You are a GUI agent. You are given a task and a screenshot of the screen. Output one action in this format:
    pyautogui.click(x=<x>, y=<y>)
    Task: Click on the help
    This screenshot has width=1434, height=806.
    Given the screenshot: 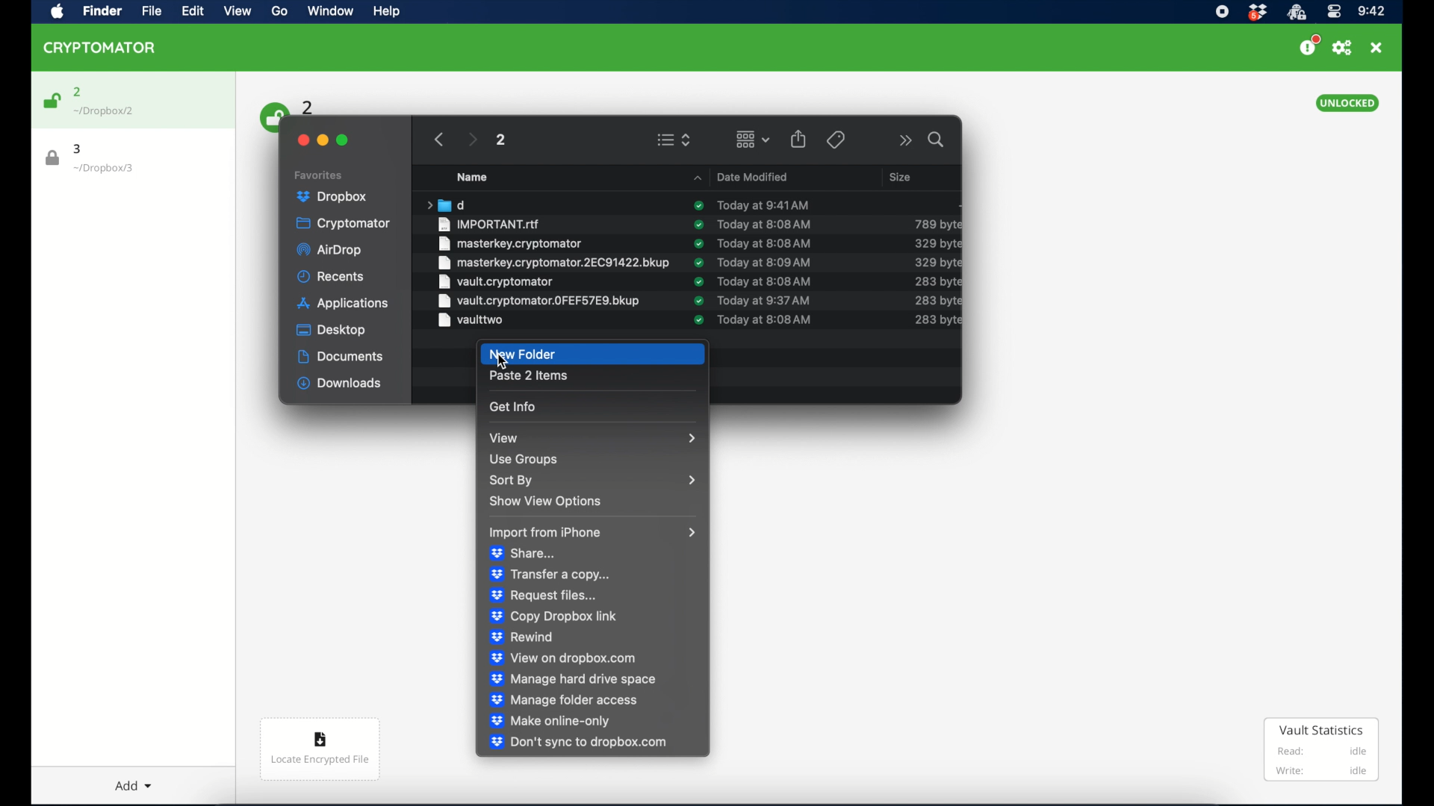 What is the action you would take?
    pyautogui.click(x=385, y=11)
    